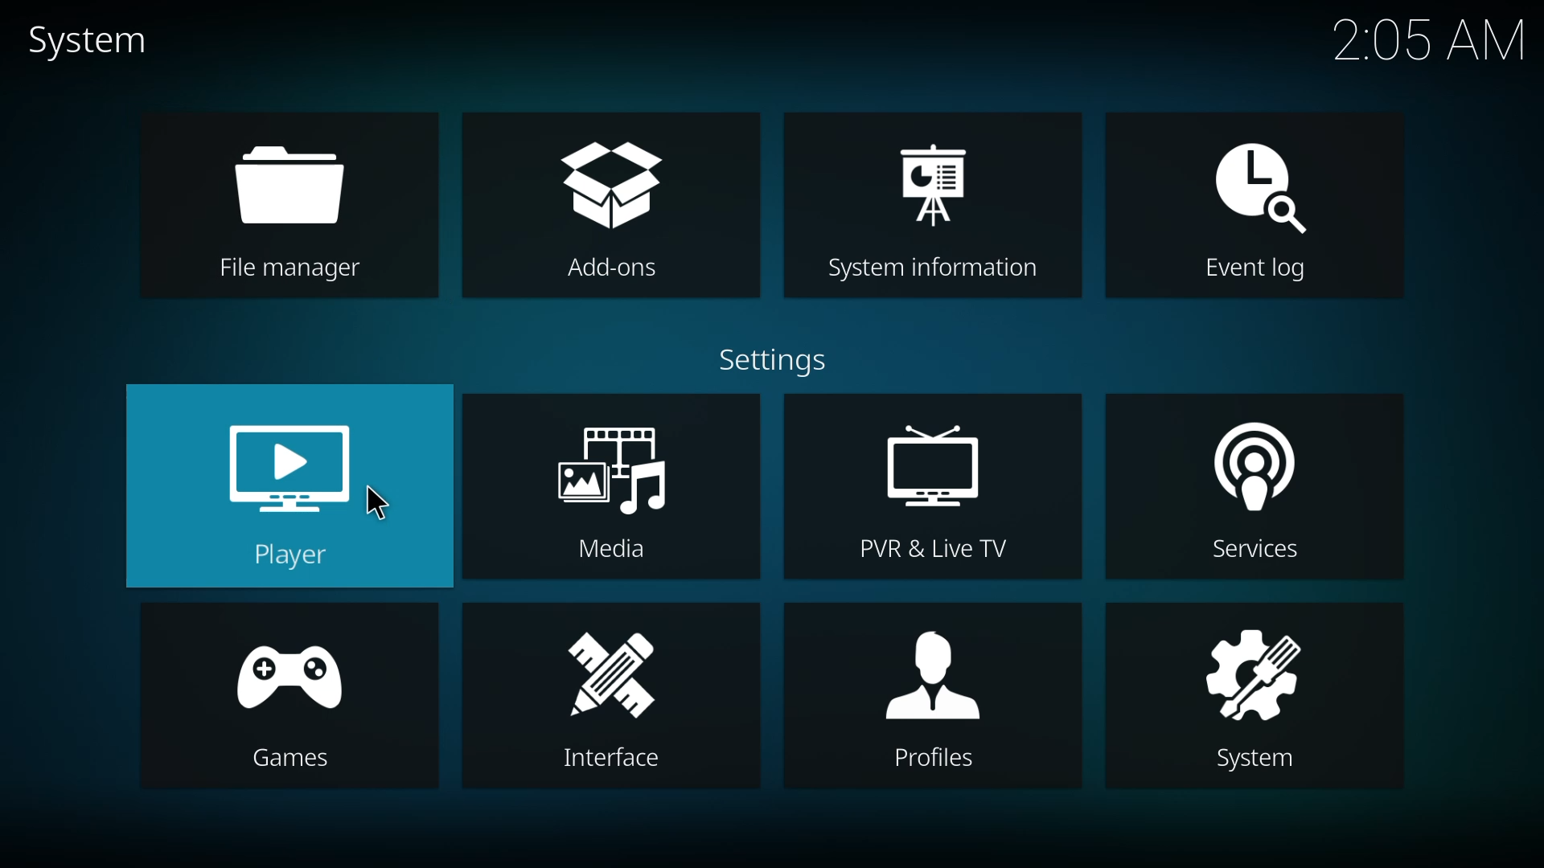  Describe the element at coordinates (782, 358) in the screenshot. I see `settings` at that location.